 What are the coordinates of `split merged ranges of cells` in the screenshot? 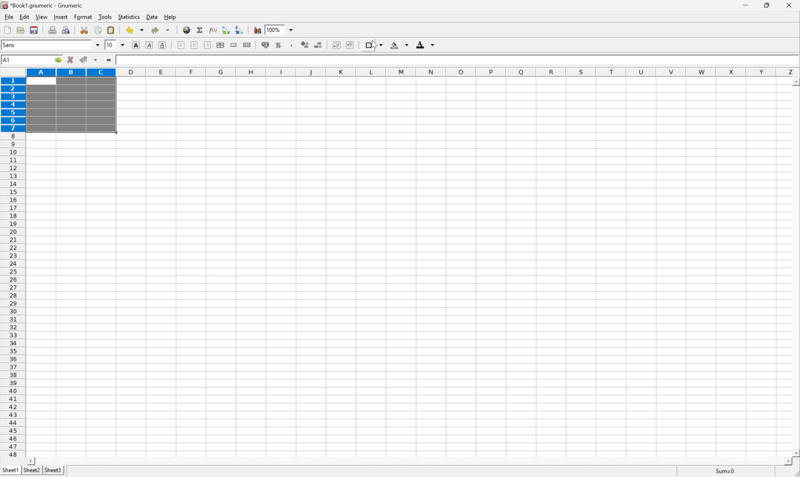 It's located at (247, 44).